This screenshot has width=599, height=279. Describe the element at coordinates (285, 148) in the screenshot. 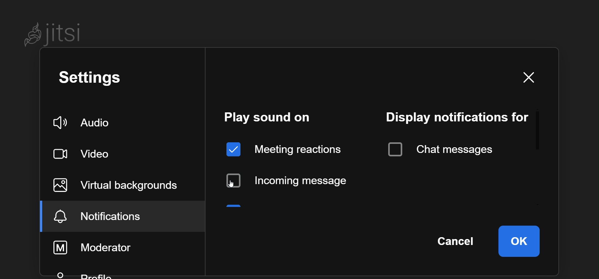

I see `meeting reaction` at that location.